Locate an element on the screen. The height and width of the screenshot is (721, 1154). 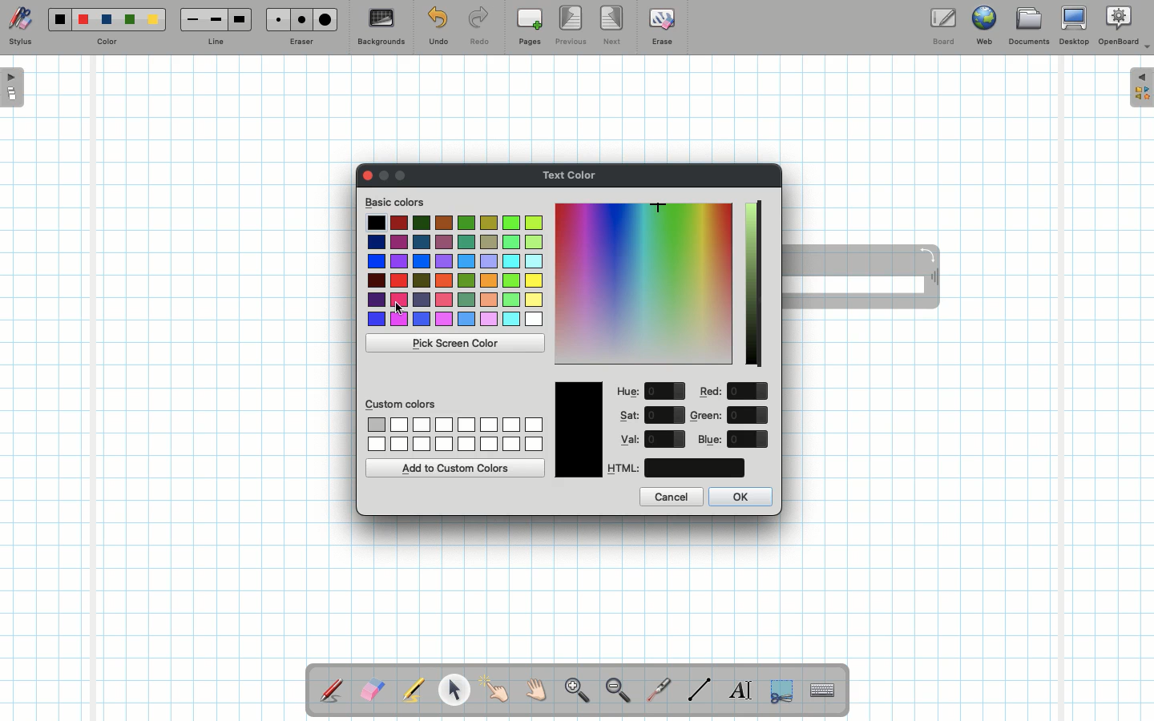
Medium line is located at coordinates (216, 19).